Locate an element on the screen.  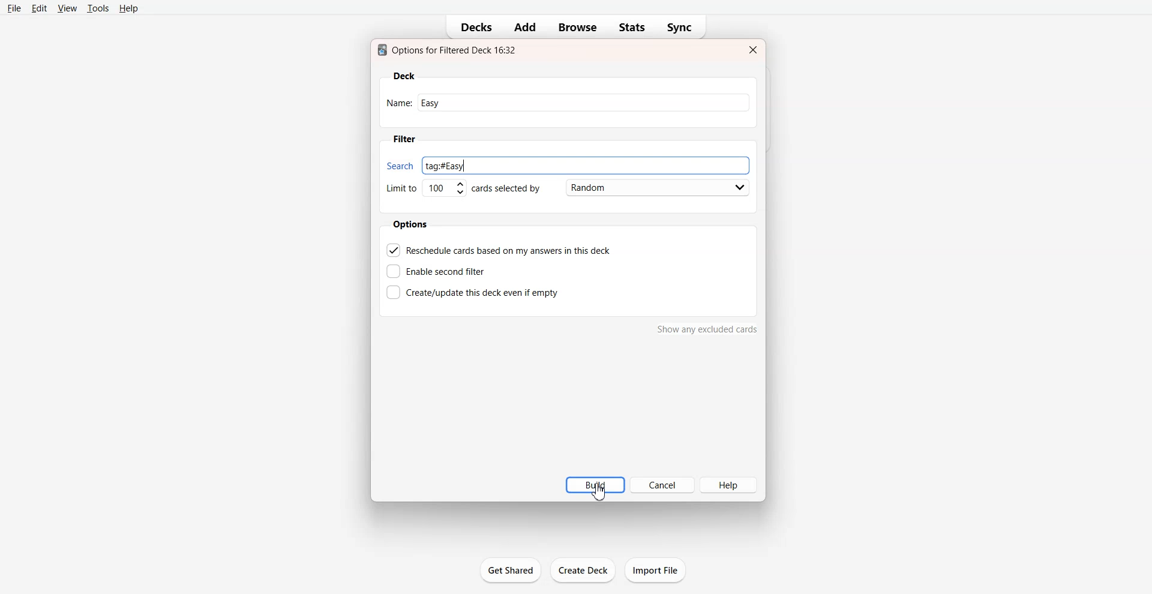
Cancel is located at coordinates (662, 485).